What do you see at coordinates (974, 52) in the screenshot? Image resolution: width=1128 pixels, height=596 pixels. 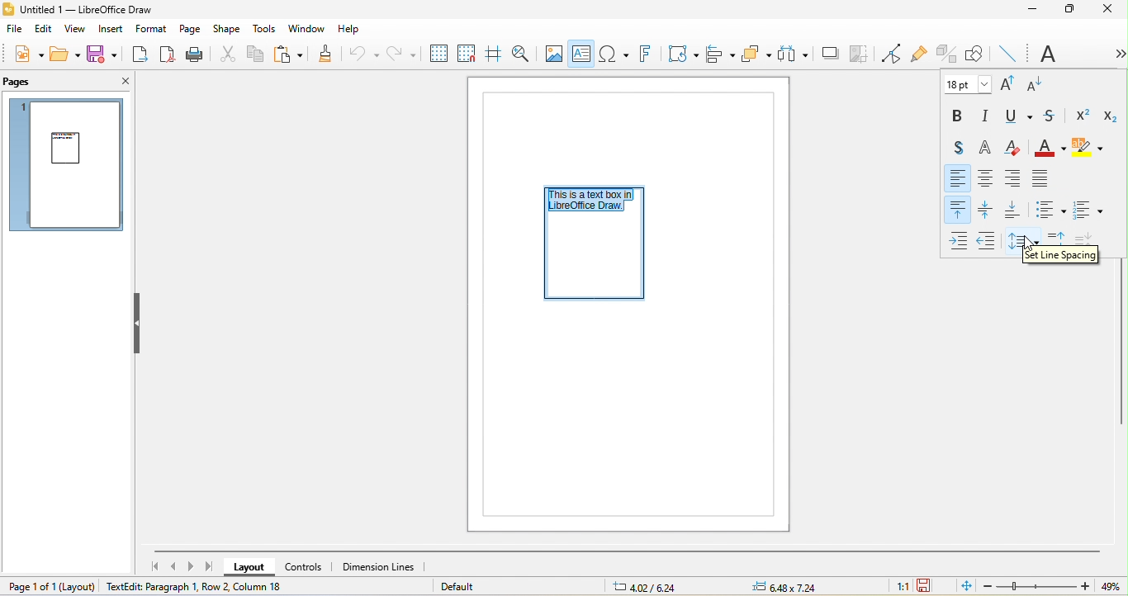 I see `show draw function` at bounding box center [974, 52].